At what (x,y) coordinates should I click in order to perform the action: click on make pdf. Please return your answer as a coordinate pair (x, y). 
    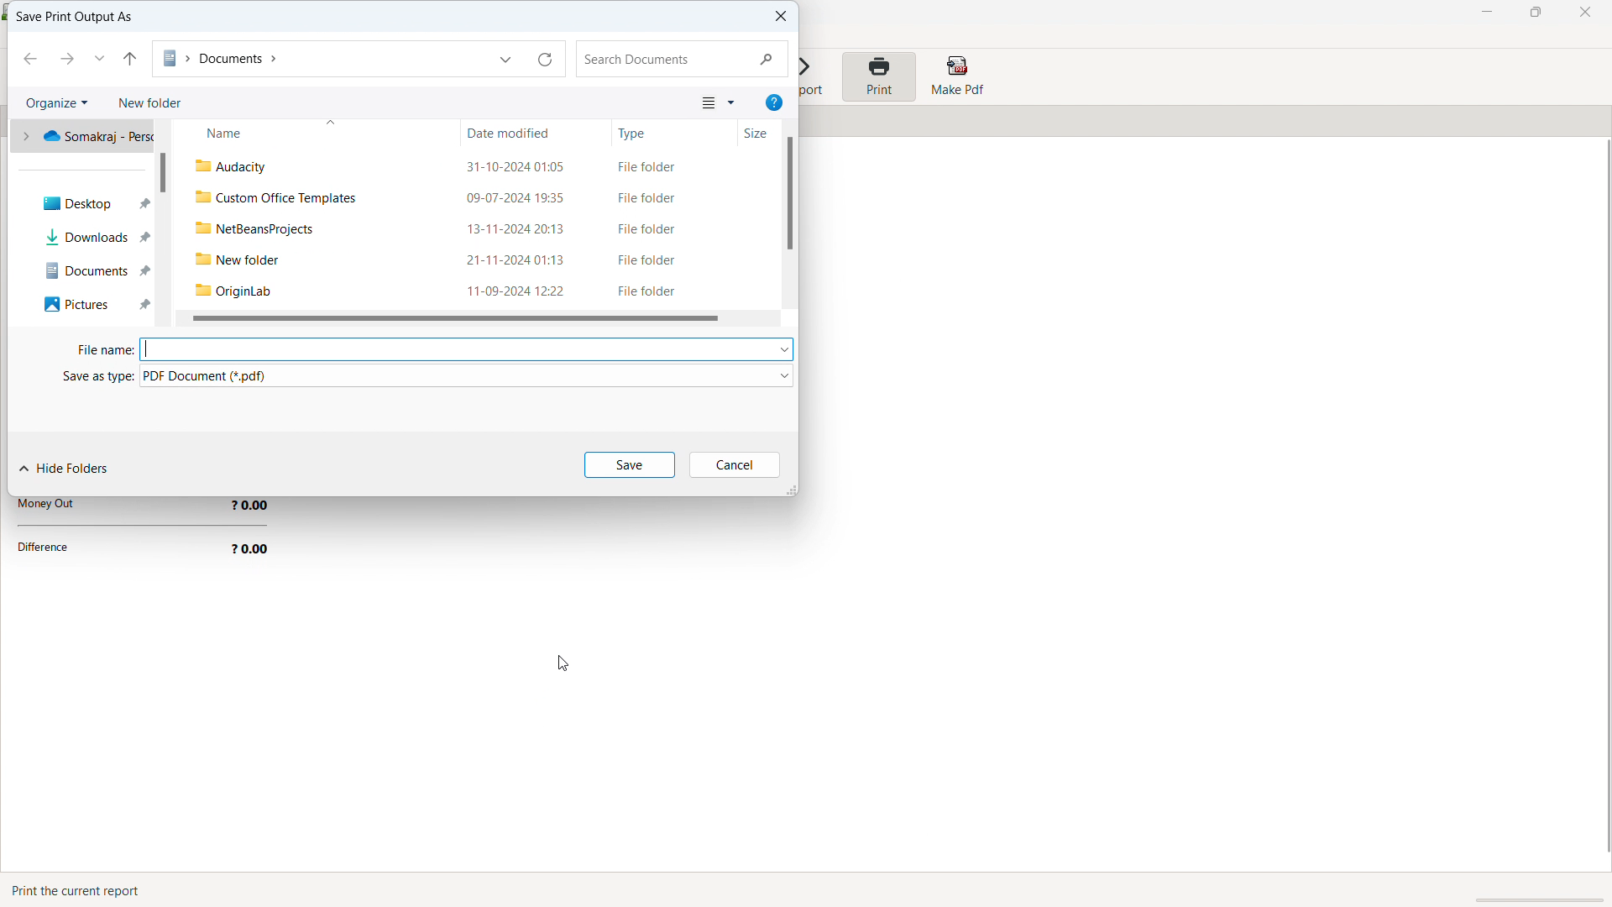
    Looking at the image, I should click on (956, 76).